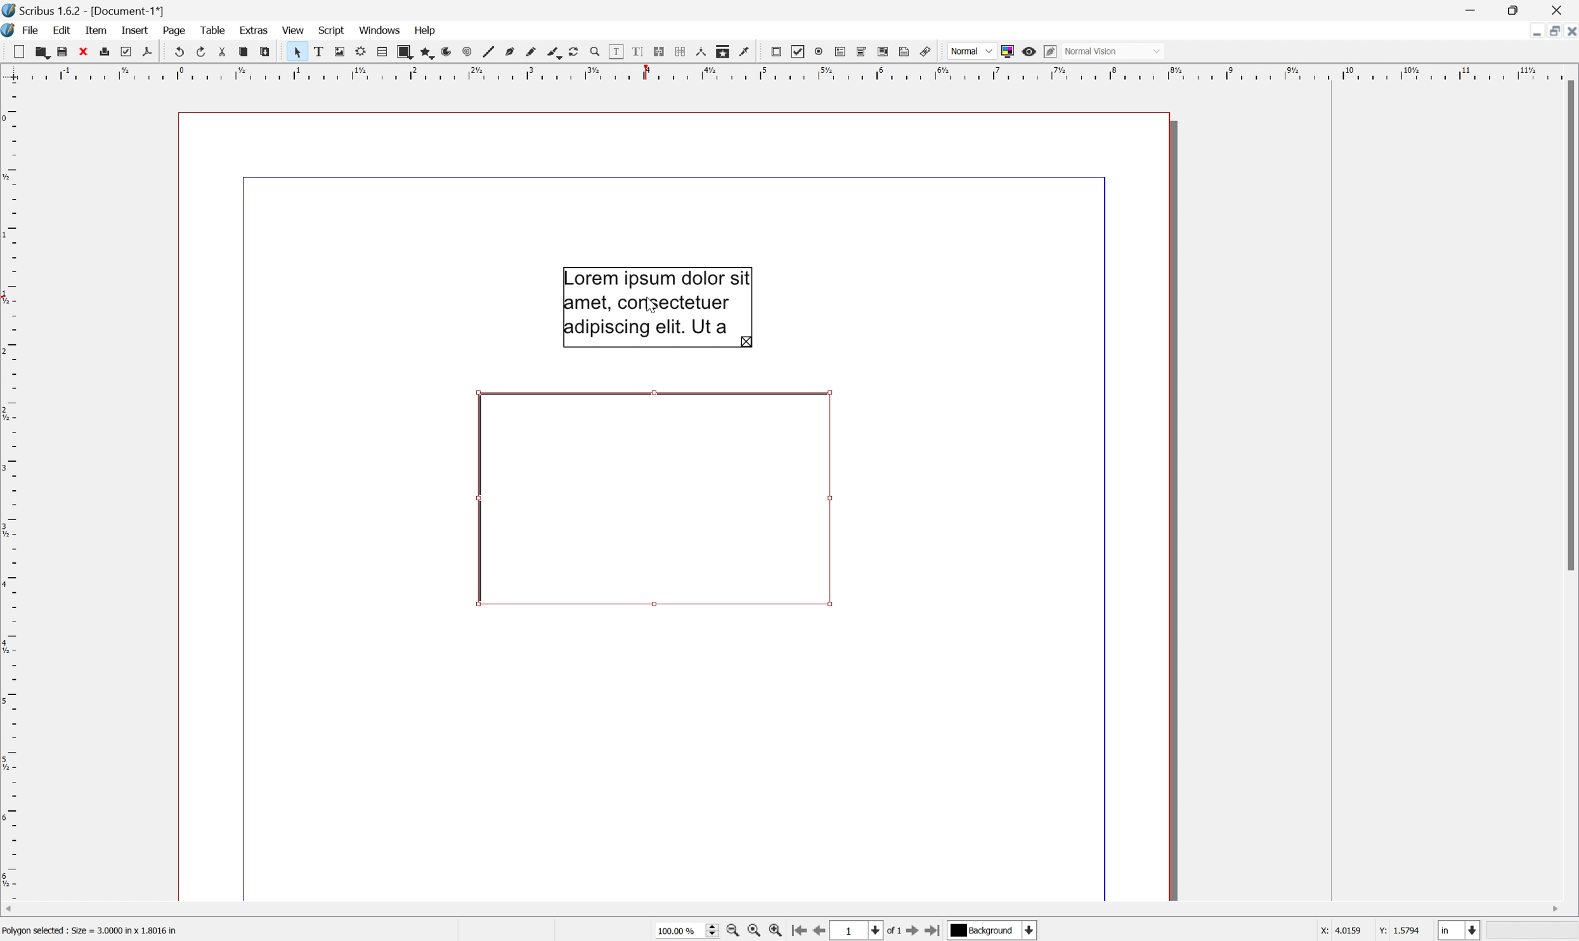 The image size is (1579, 941). What do you see at coordinates (174, 31) in the screenshot?
I see `Page` at bounding box center [174, 31].